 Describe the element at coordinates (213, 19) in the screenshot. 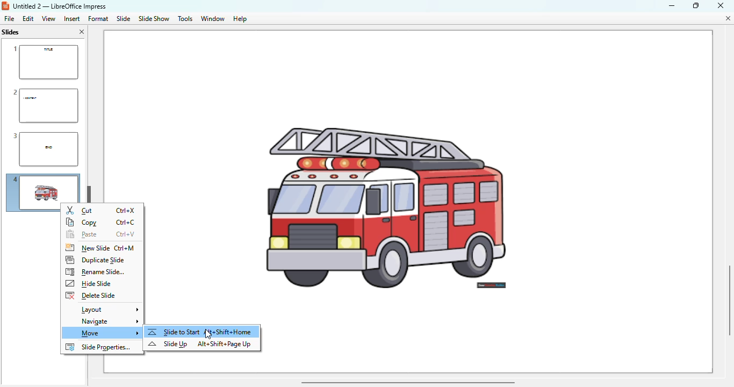

I see `window` at that location.